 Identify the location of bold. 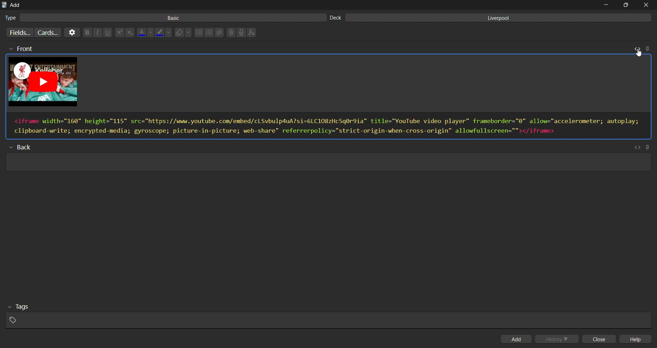
(86, 33).